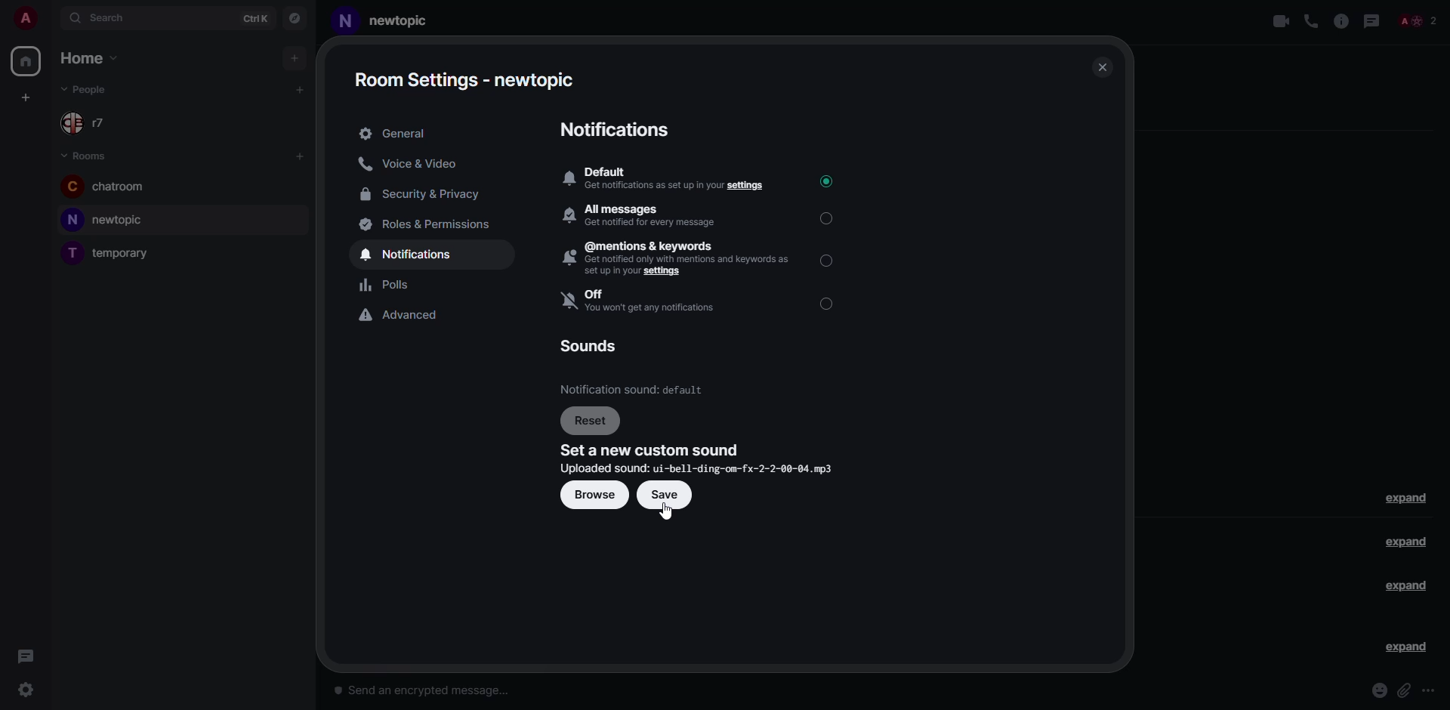  What do you see at coordinates (830, 218) in the screenshot?
I see `select` at bounding box center [830, 218].